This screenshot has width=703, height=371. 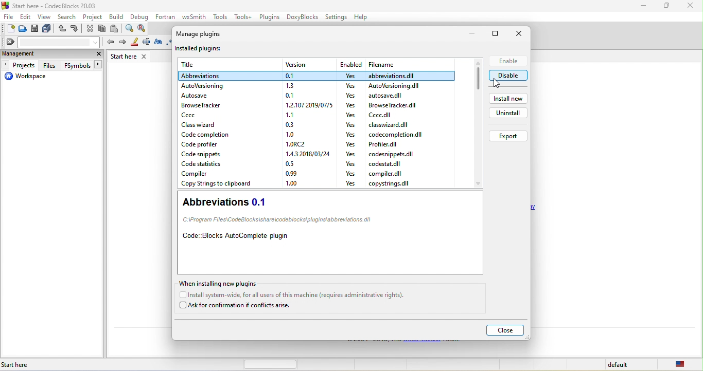 I want to click on close, so click(x=506, y=330).